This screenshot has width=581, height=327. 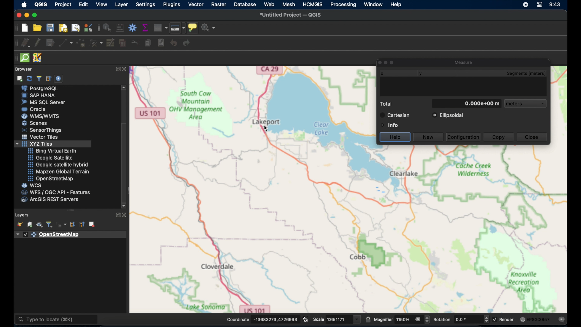 What do you see at coordinates (132, 28) in the screenshot?
I see `toolbox` at bounding box center [132, 28].